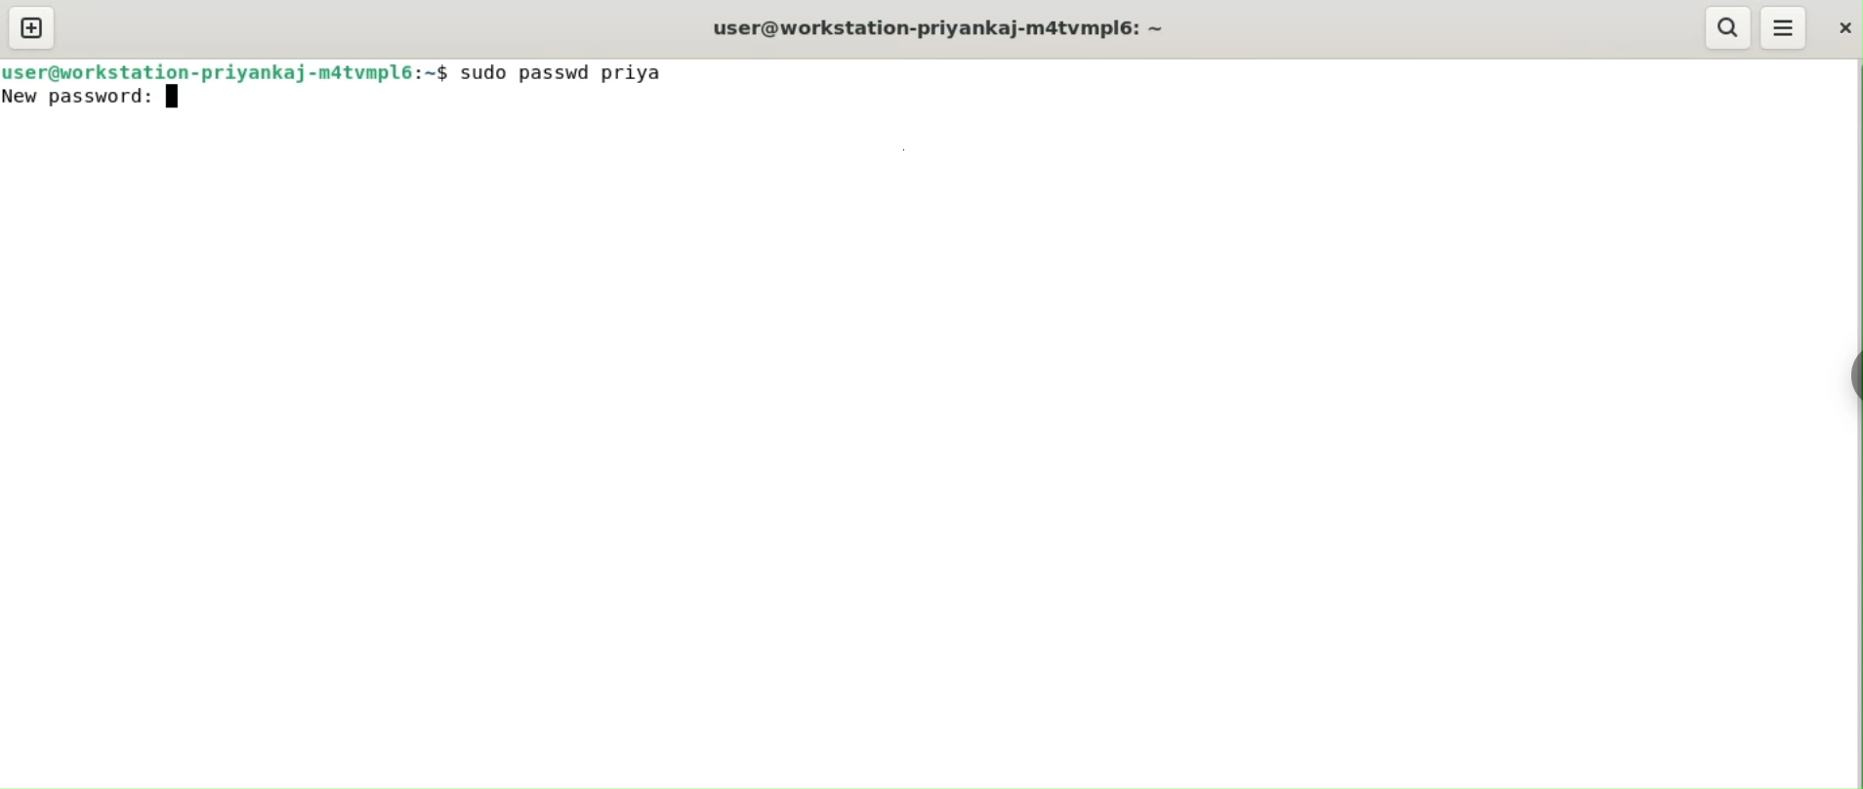 This screenshot has width=1863, height=789. Describe the element at coordinates (937, 23) in the screenshot. I see `user@workstation-priyankaj-m4tvmpl6:-` at that location.